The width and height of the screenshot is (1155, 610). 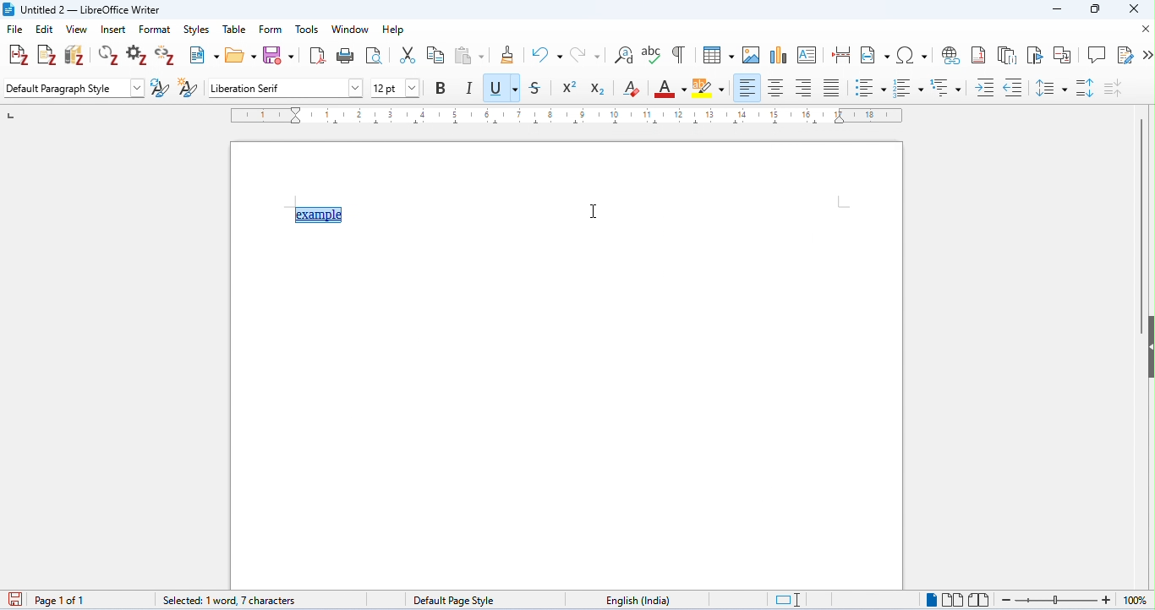 I want to click on print, so click(x=343, y=56).